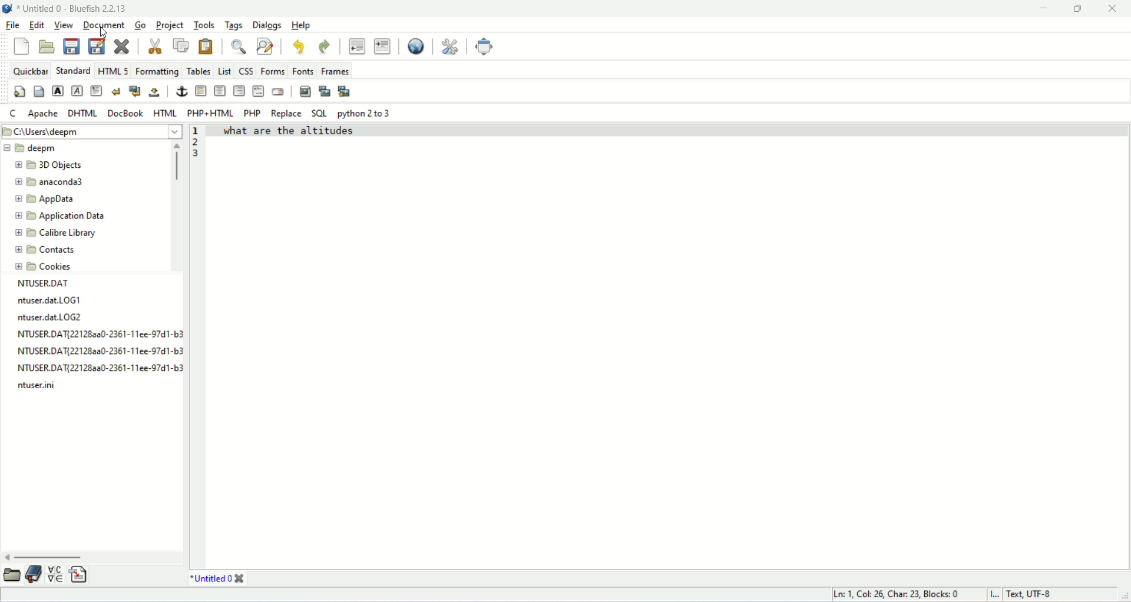 This screenshot has height=602, width=1131. I want to click on list, so click(224, 69).